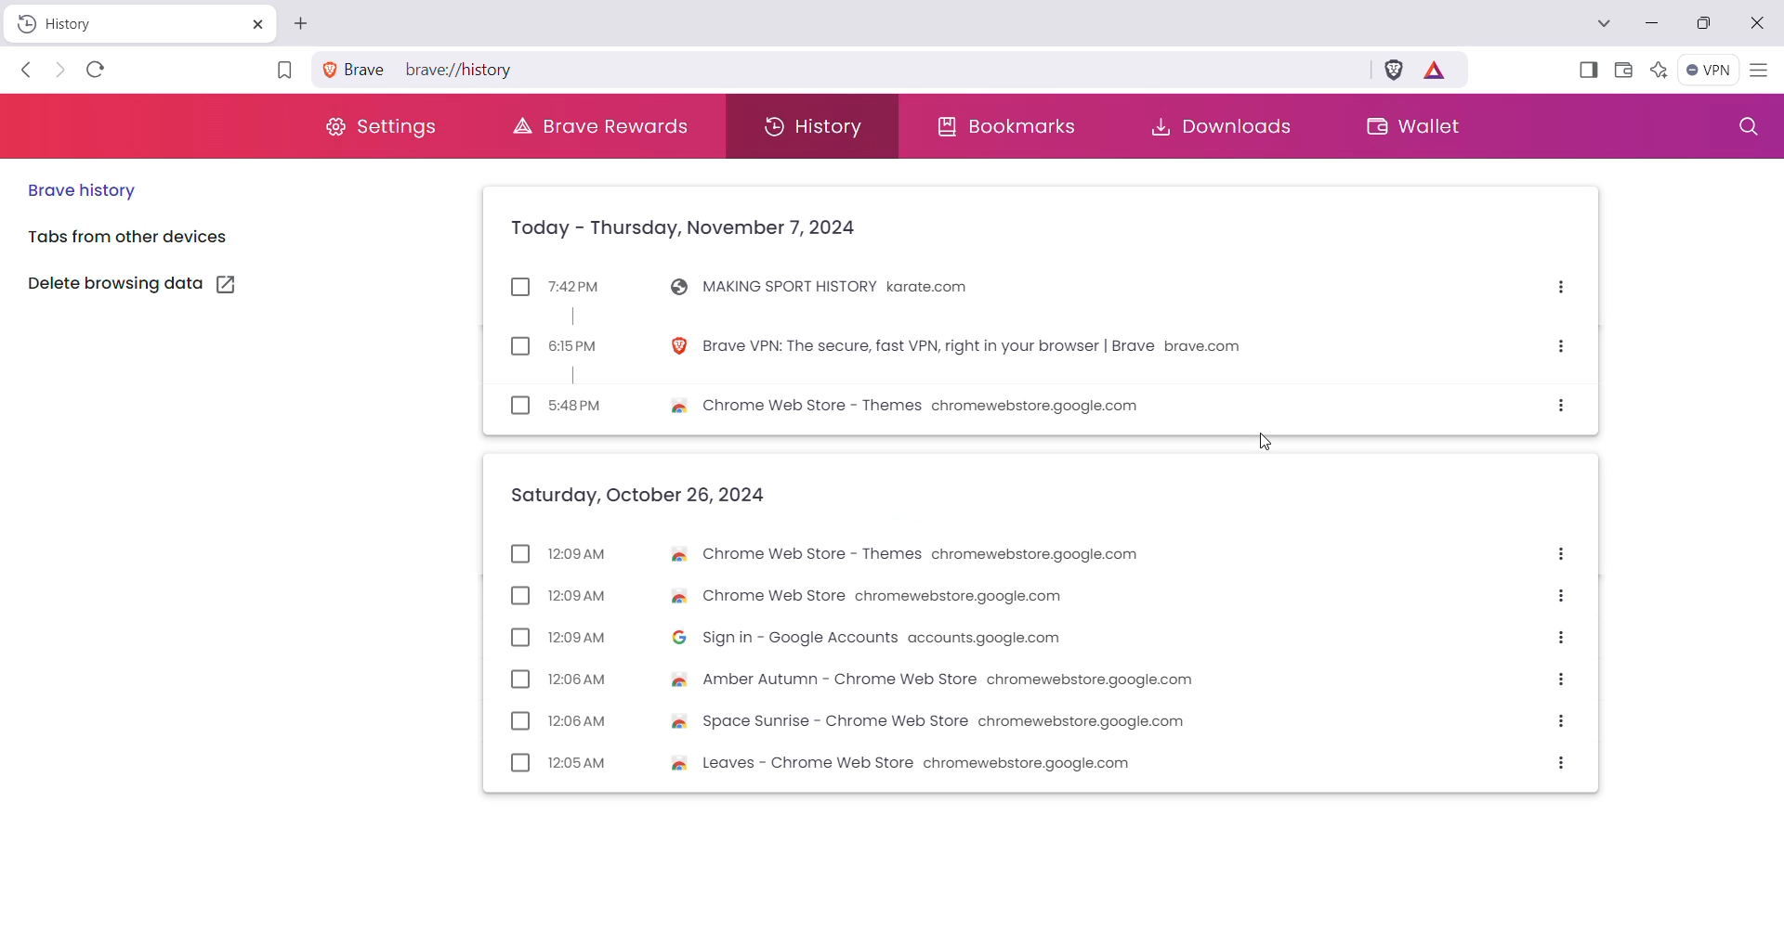 This screenshot has height=945, width=1784. I want to click on Close Tab, so click(252, 24).